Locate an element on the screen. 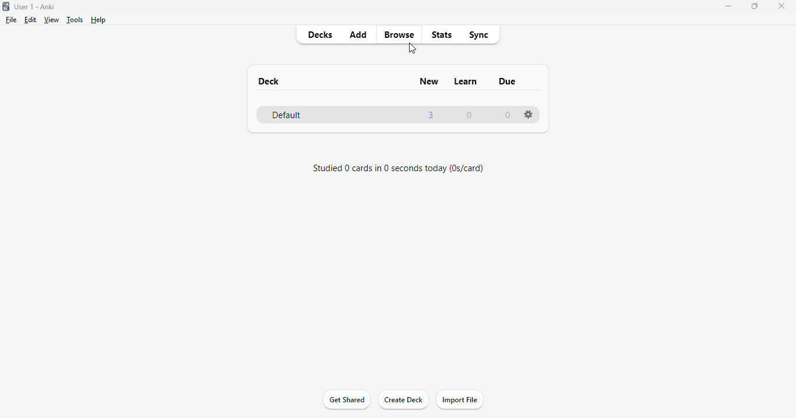 This screenshot has width=796, height=418. get shared is located at coordinates (347, 399).